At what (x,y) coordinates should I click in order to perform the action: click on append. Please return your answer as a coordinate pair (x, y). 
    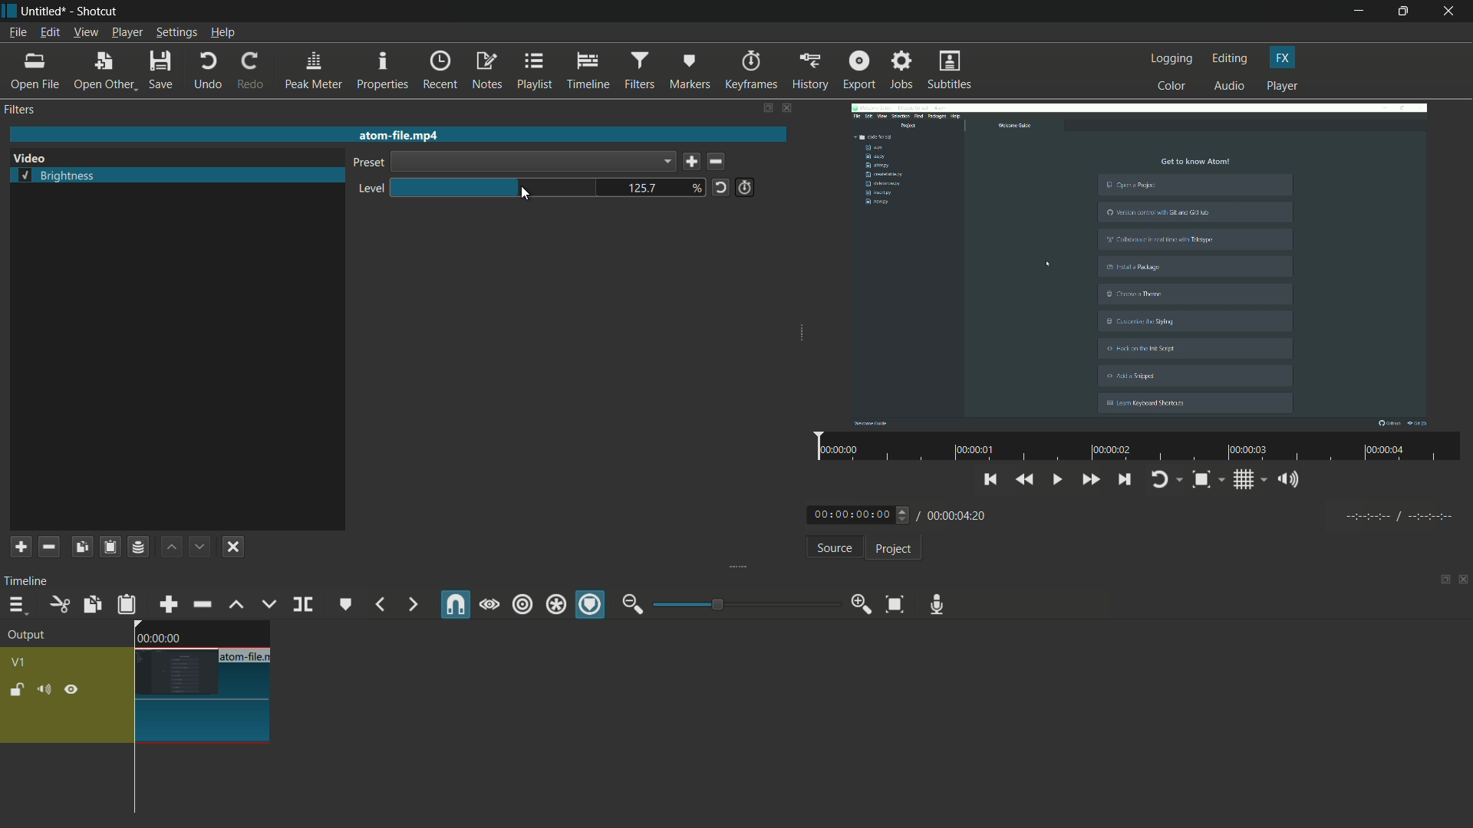
    Looking at the image, I should click on (166, 604).